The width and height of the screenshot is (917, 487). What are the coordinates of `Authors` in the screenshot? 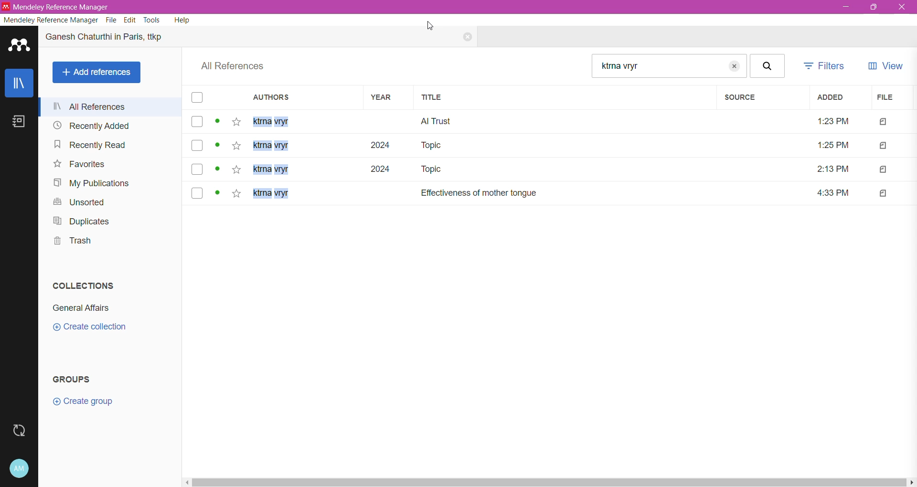 It's located at (307, 98).